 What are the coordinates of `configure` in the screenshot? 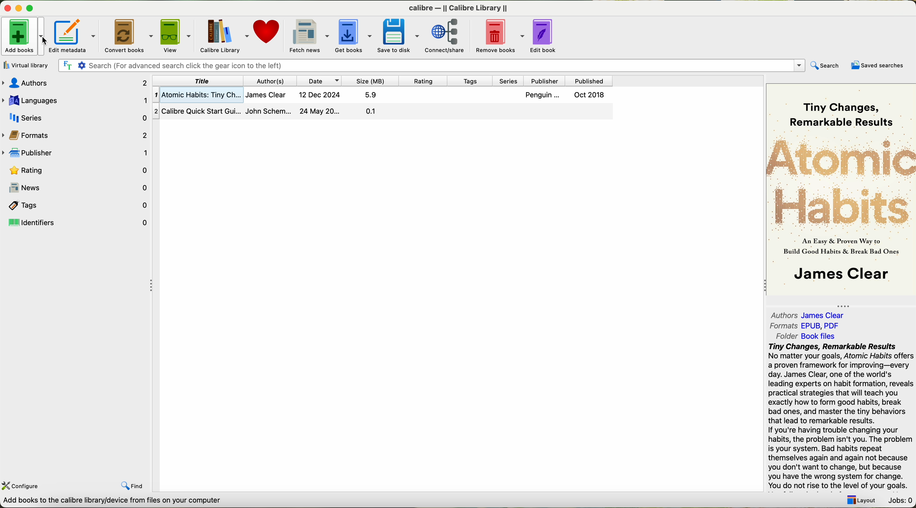 It's located at (22, 486).